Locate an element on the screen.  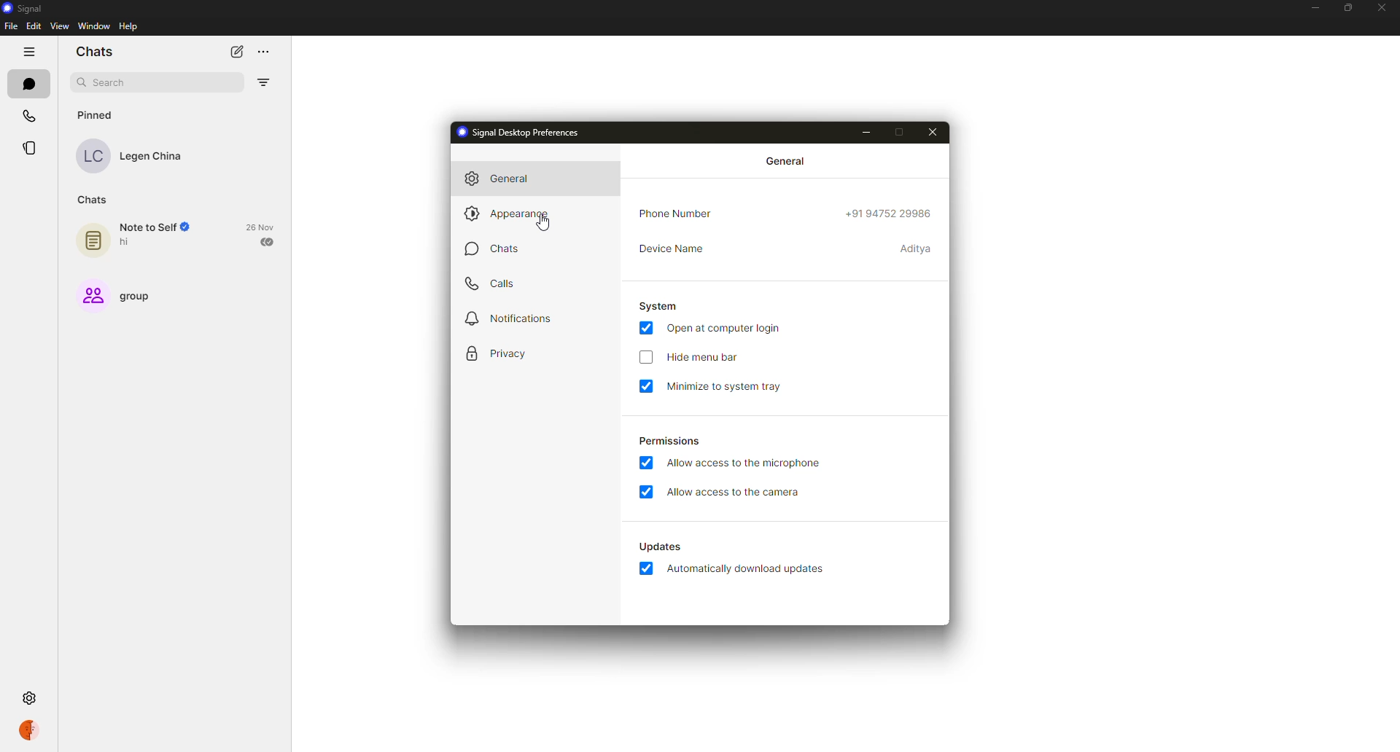
chats is located at coordinates (28, 83).